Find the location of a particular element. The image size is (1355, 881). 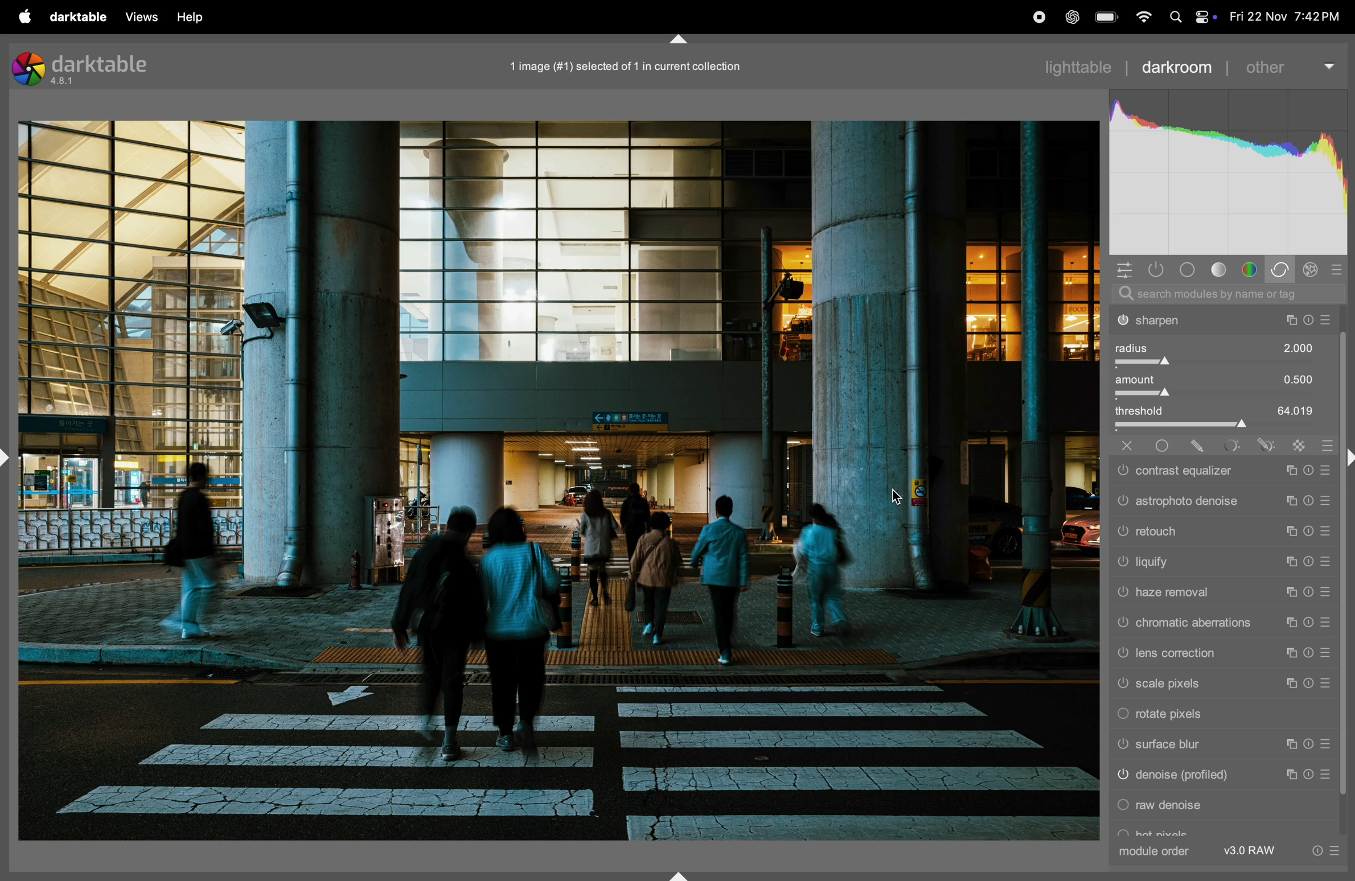

light table is located at coordinates (1086, 65).